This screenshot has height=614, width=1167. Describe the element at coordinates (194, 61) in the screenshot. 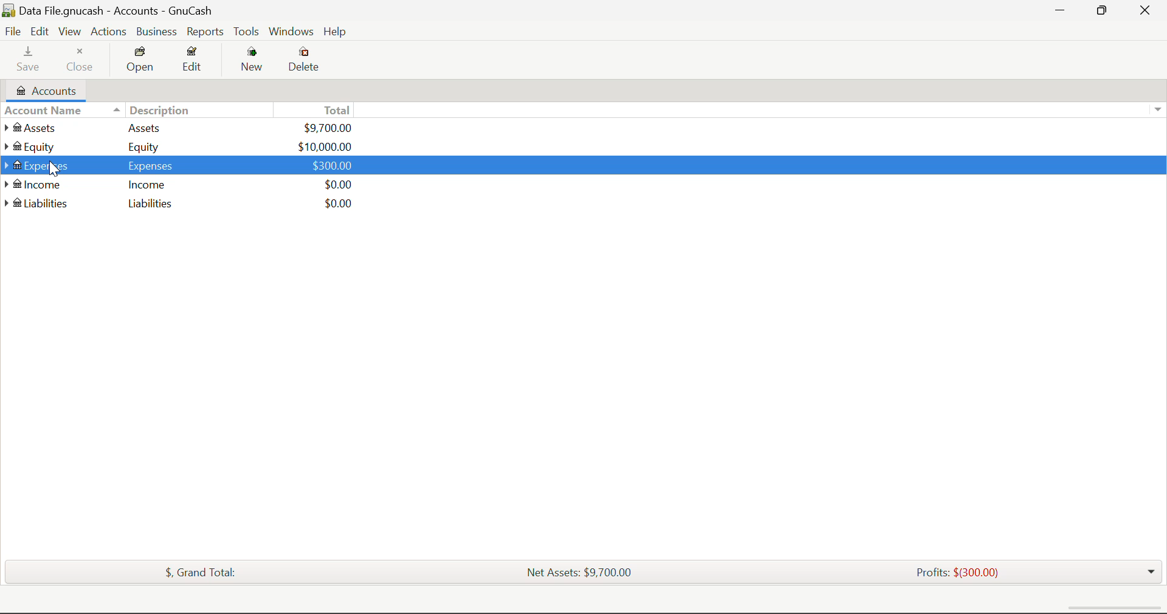

I see `Edit` at that location.